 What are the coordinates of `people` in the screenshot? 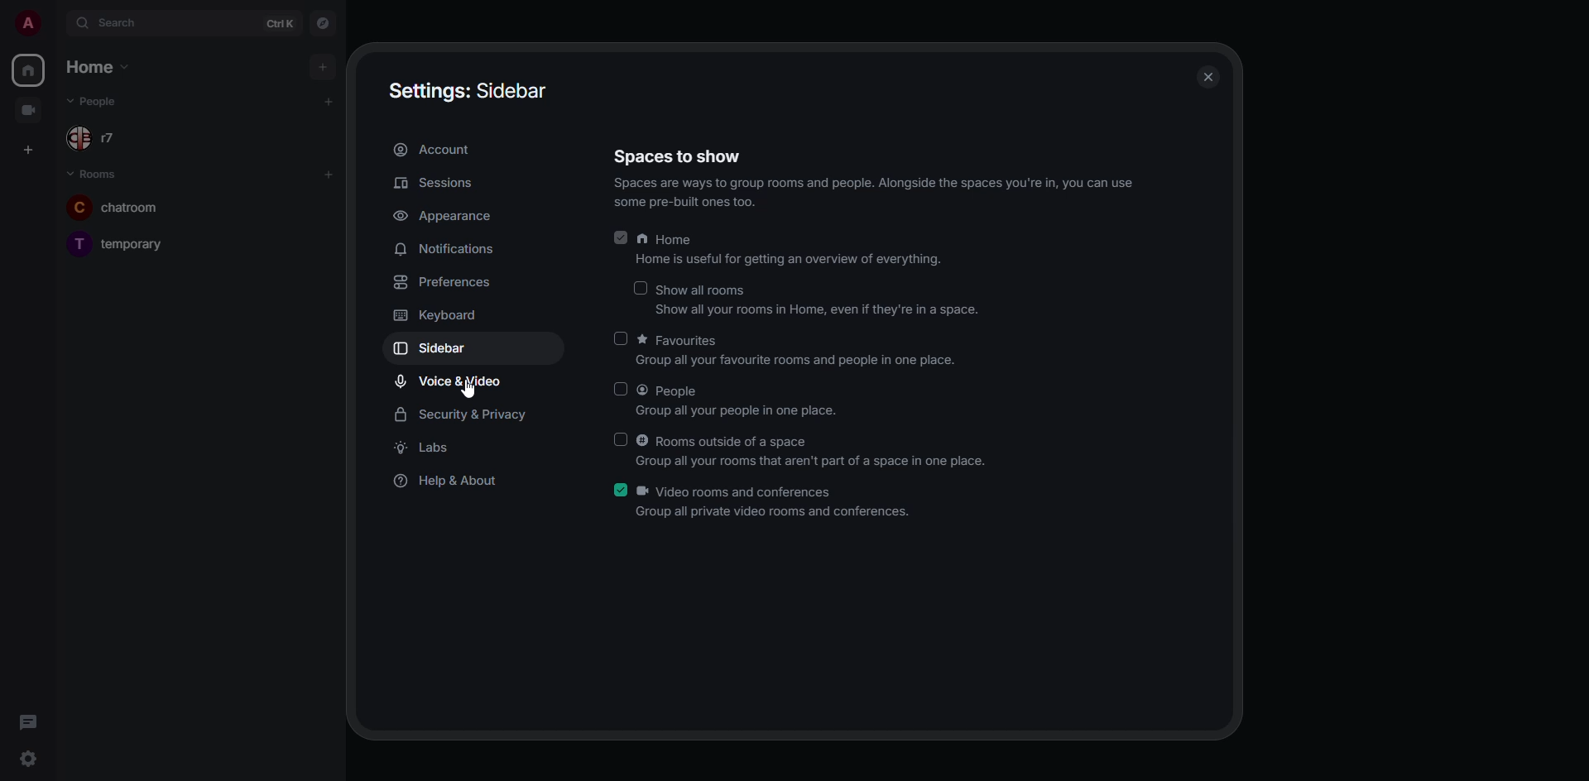 It's located at (742, 400).